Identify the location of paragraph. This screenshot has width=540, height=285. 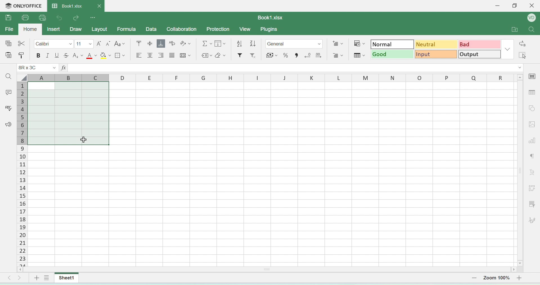
(533, 156).